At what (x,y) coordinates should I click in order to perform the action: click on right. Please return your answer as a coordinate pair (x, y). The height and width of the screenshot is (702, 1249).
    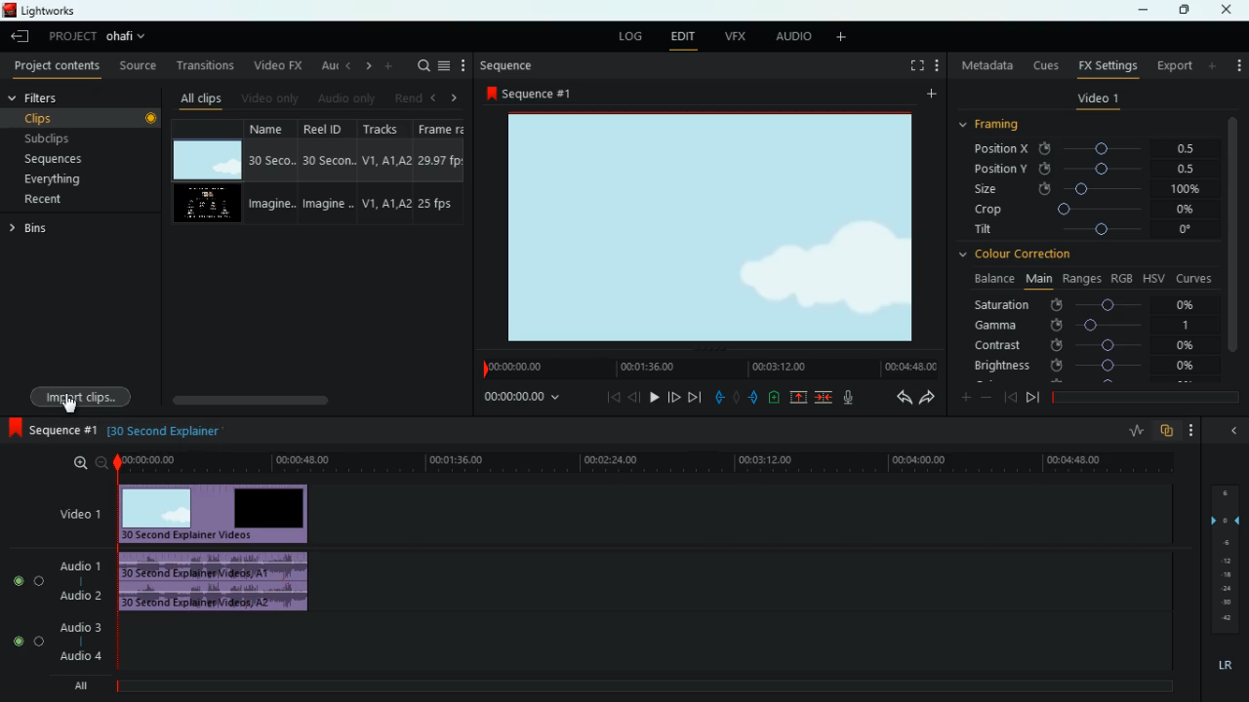
    Looking at the image, I should click on (454, 97).